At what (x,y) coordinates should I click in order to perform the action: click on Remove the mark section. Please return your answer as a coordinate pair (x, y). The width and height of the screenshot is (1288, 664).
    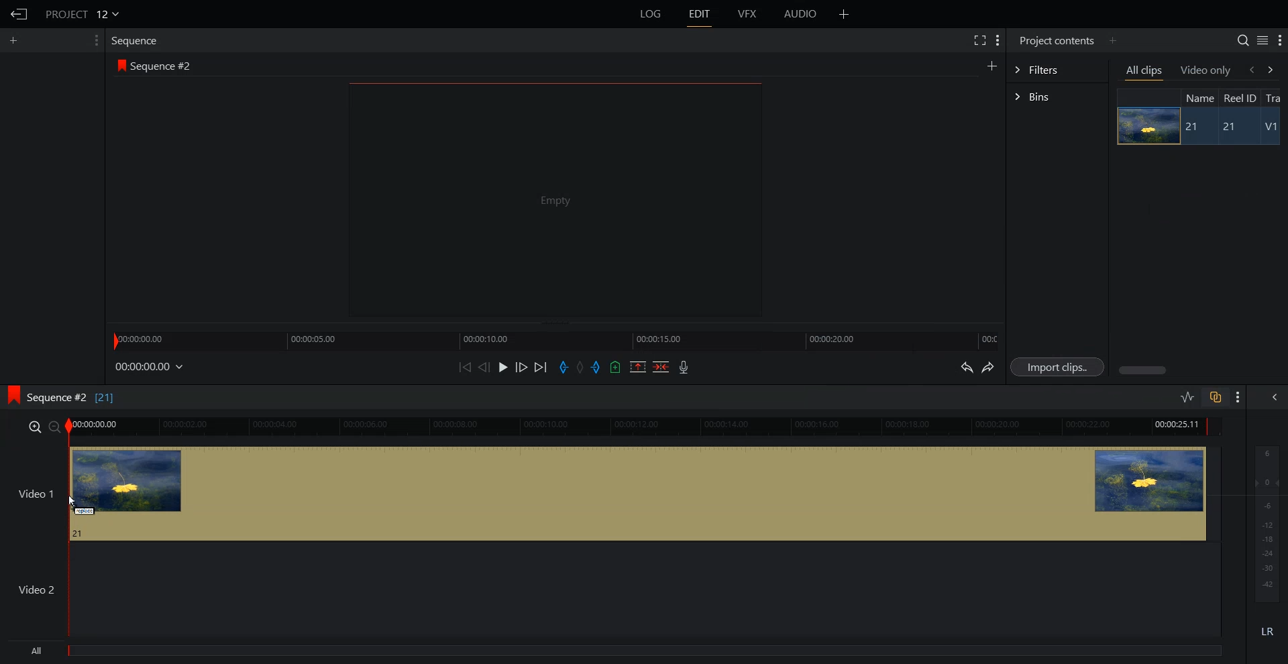
    Looking at the image, I should click on (638, 367).